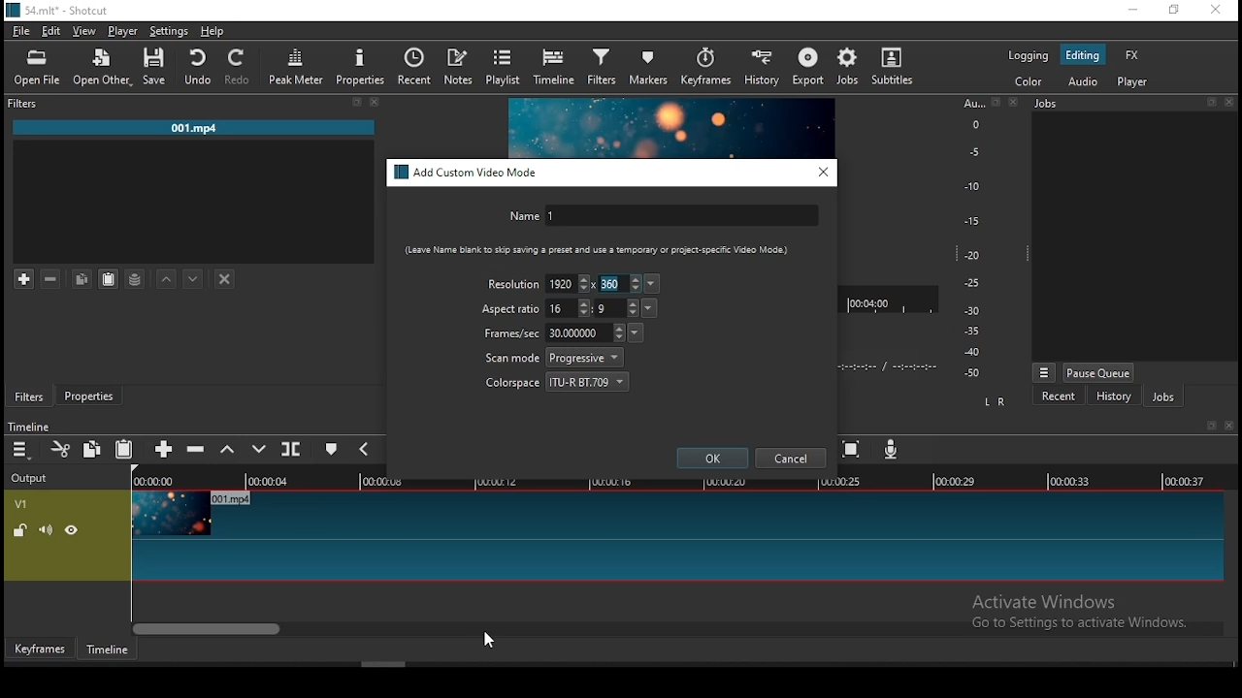 This screenshot has height=698, width=1242. I want to click on restore, so click(356, 103).